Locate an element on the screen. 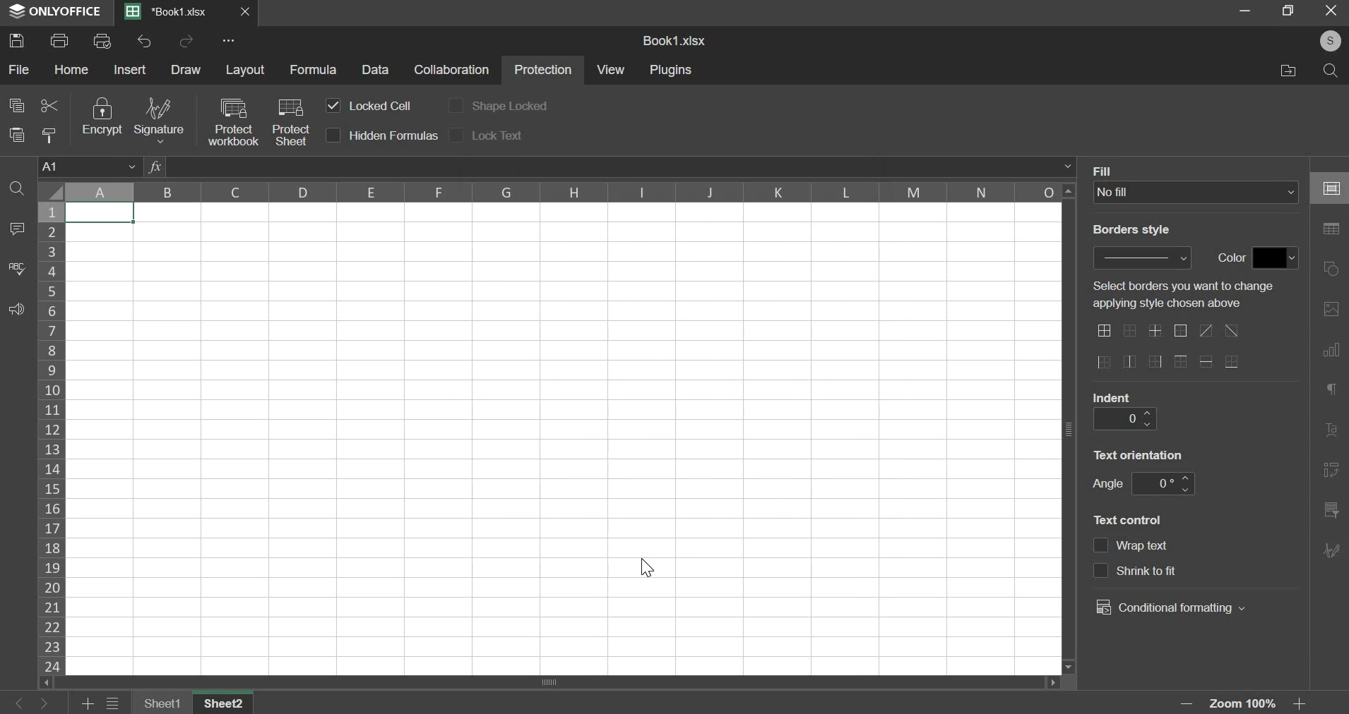 Image resolution: width=1349 pixels, height=714 pixels. right side bar is located at coordinates (1331, 431).